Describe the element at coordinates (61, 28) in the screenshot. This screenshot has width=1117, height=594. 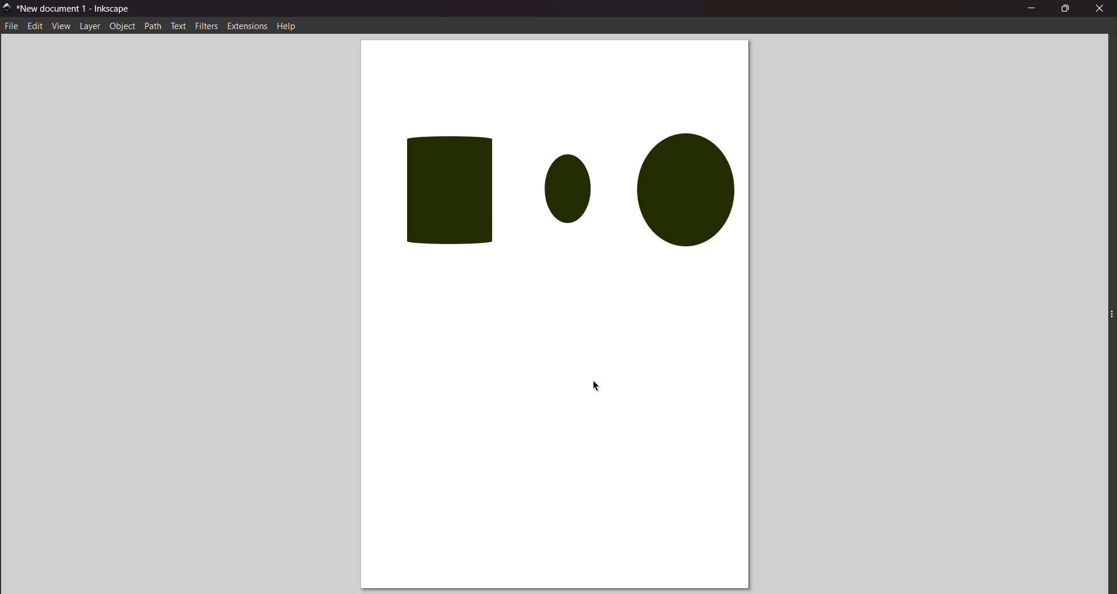
I see `view` at that location.